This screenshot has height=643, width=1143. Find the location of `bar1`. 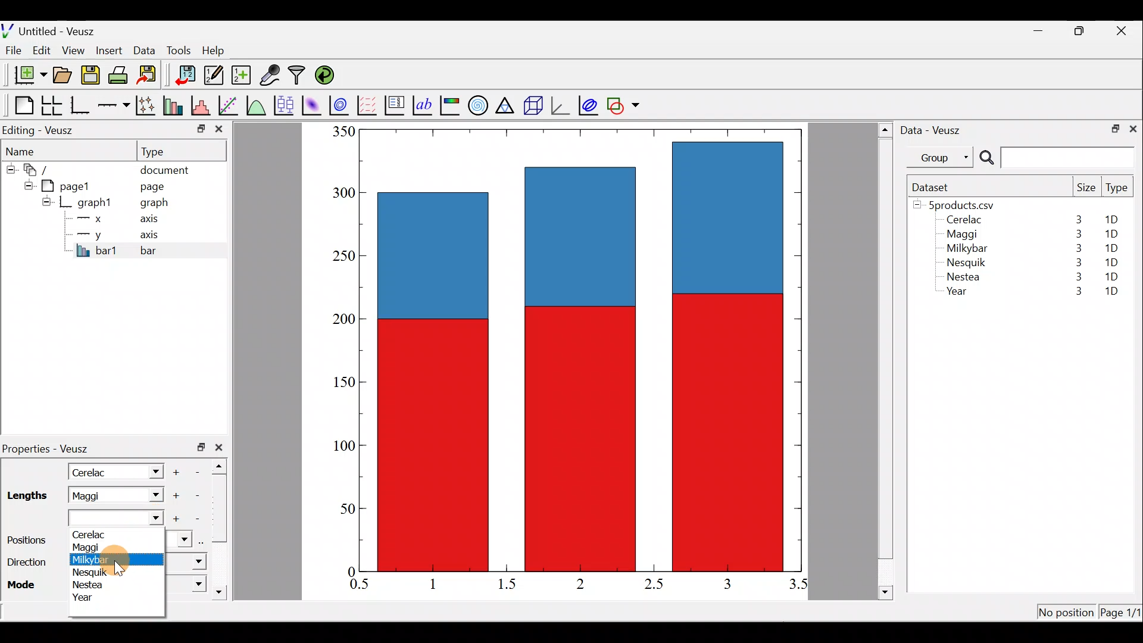

bar1 is located at coordinates (97, 250).